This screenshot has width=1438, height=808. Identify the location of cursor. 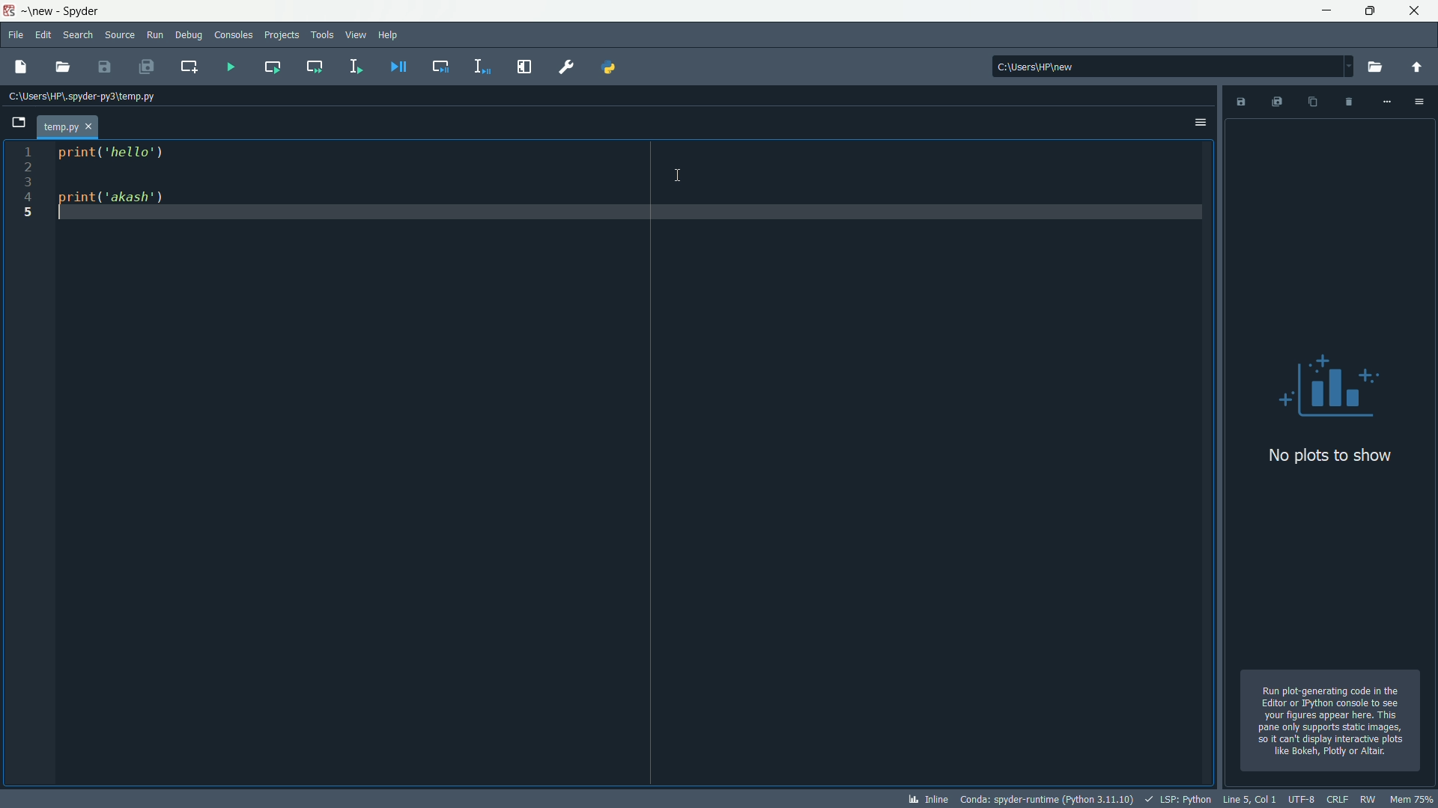
(676, 172).